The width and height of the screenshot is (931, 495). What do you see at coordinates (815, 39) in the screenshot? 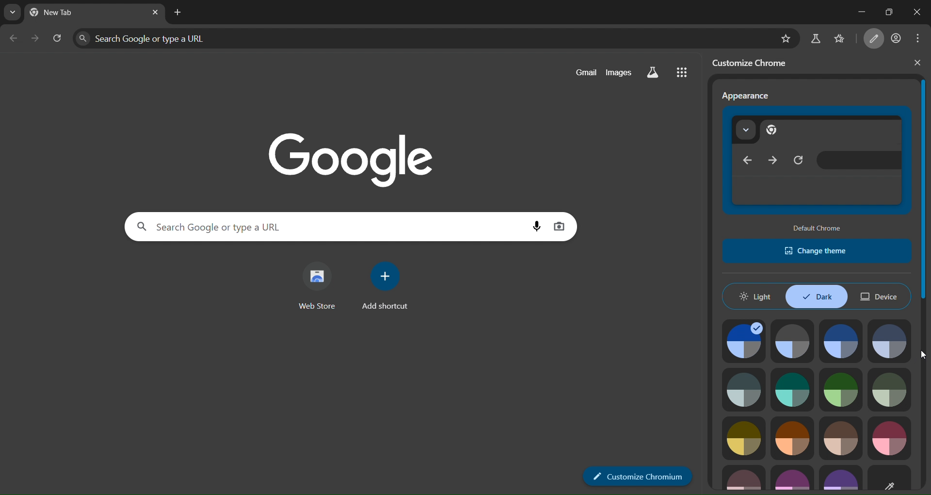
I see `search labs` at bounding box center [815, 39].